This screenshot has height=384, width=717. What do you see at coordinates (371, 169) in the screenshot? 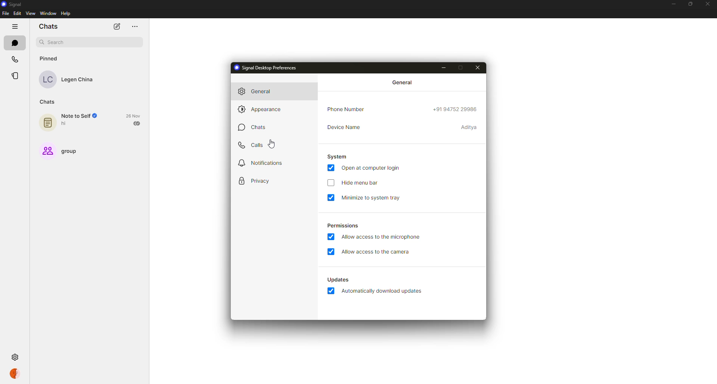
I see `open at login` at bounding box center [371, 169].